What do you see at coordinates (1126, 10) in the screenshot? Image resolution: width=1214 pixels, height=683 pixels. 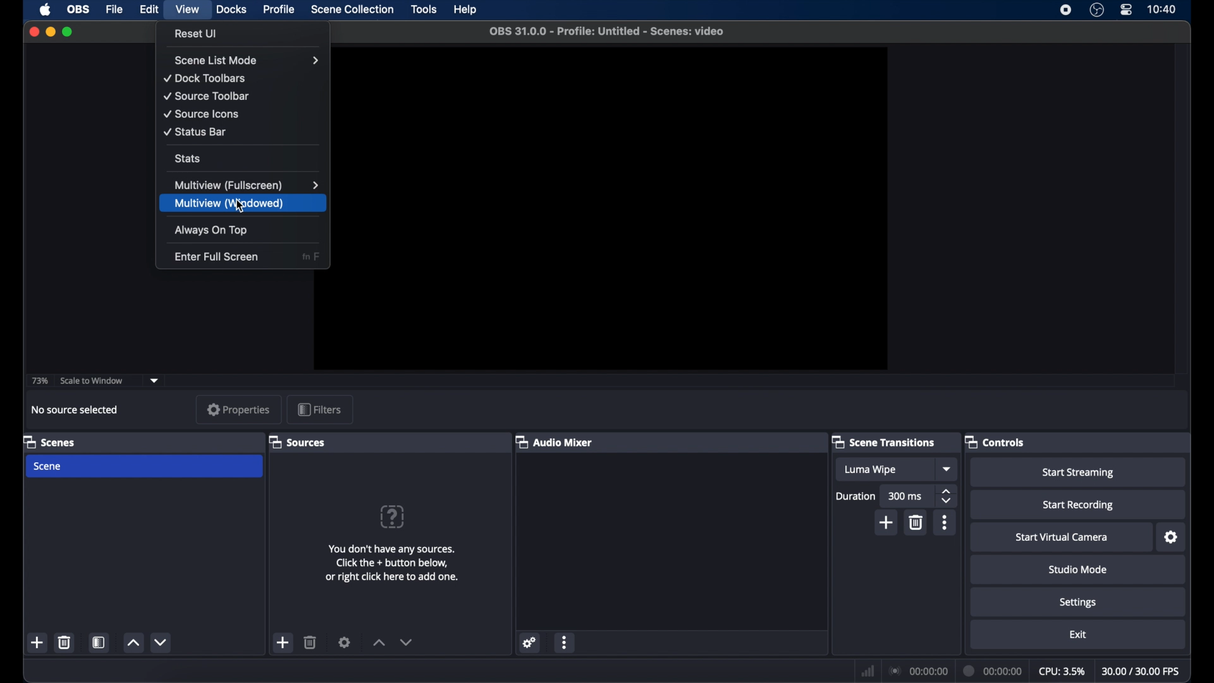 I see `control center` at bounding box center [1126, 10].